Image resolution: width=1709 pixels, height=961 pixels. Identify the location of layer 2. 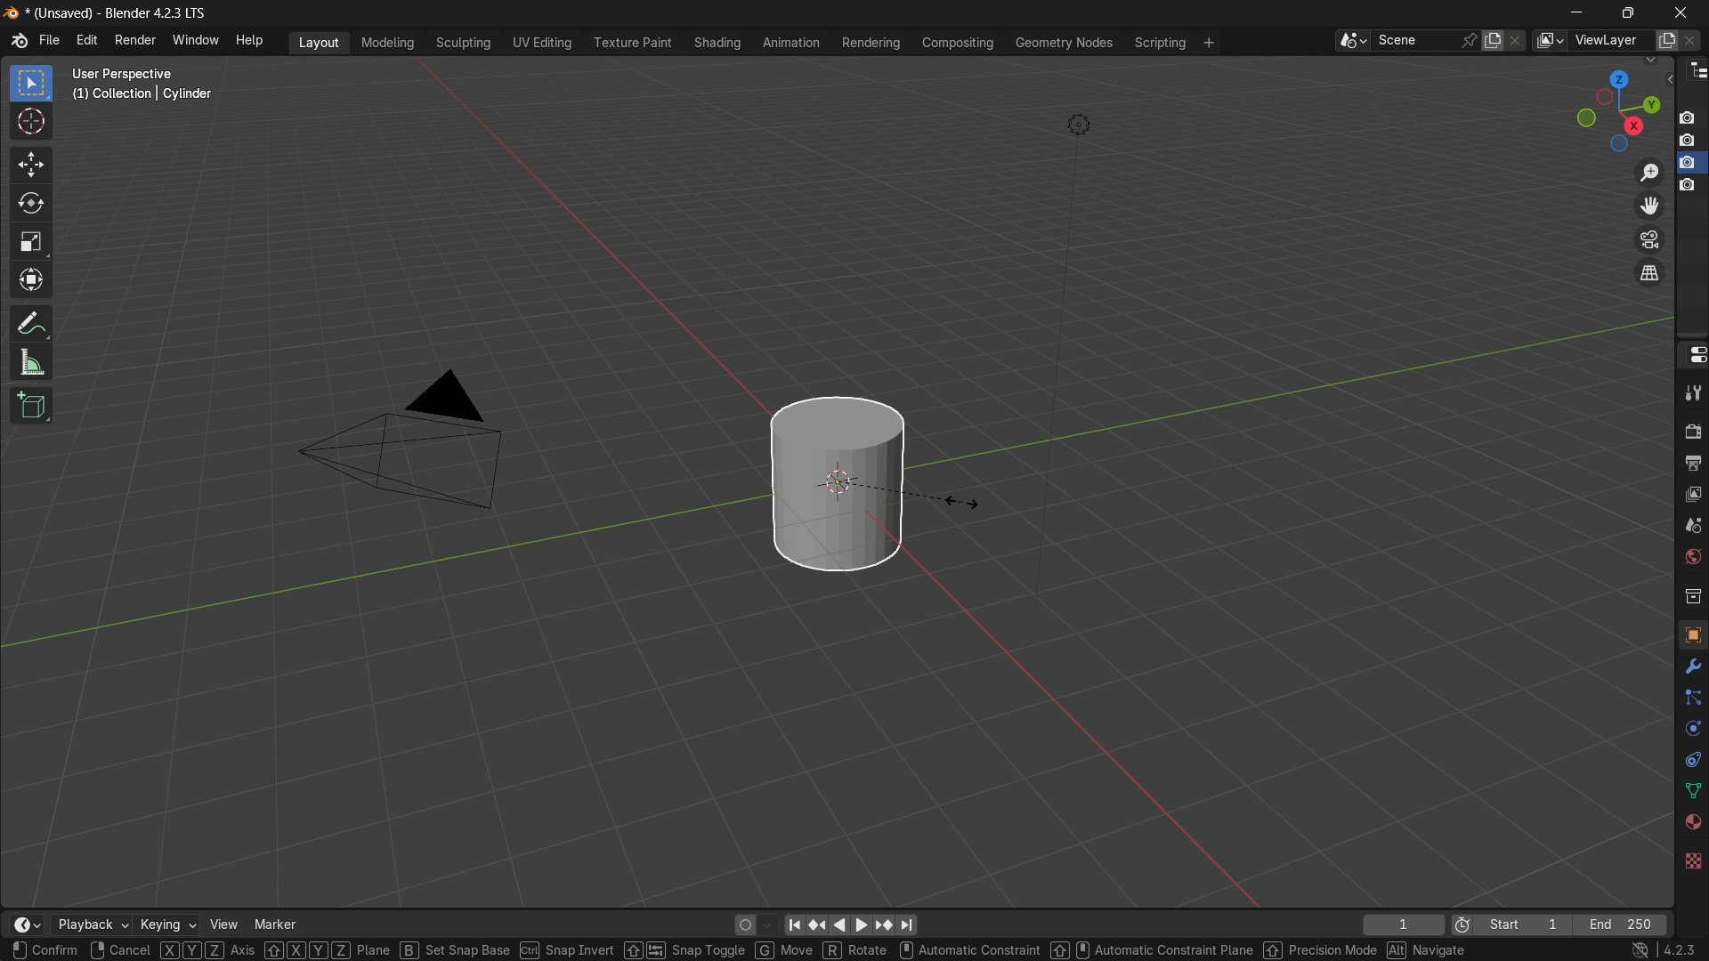
(1690, 140).